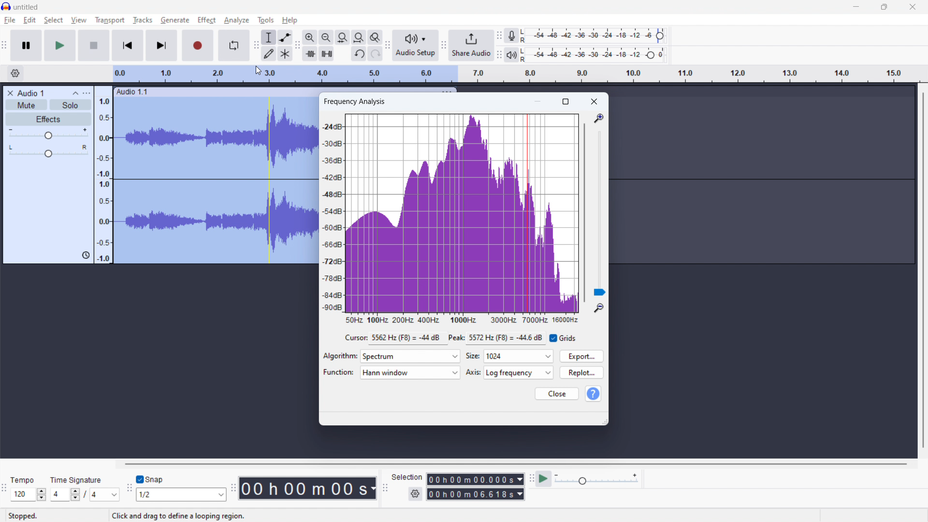 Image resolution: width=928 pixels, height=522 pixels. Describe the element at coordinates (473, 357) in the screenshot. I see `Size` at that location.